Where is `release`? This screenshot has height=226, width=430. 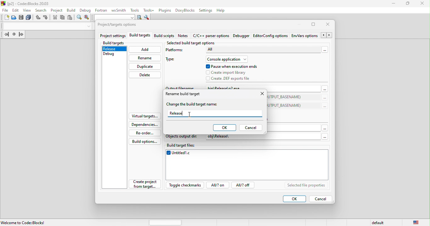
release is located at coordinates (114, 49).